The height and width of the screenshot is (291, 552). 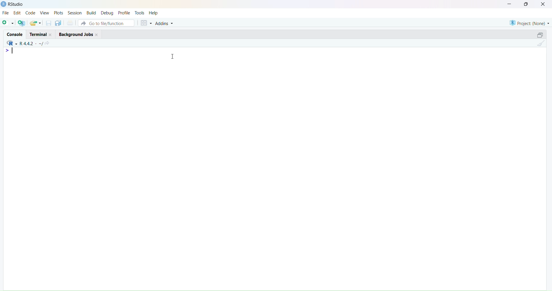 I want to click on project (none), so click(x=530, y=23).